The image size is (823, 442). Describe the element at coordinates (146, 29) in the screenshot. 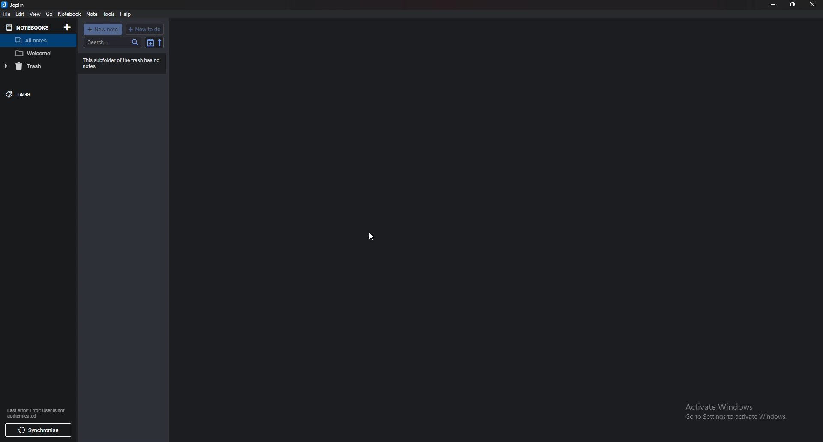

I see `New to do` at that location.